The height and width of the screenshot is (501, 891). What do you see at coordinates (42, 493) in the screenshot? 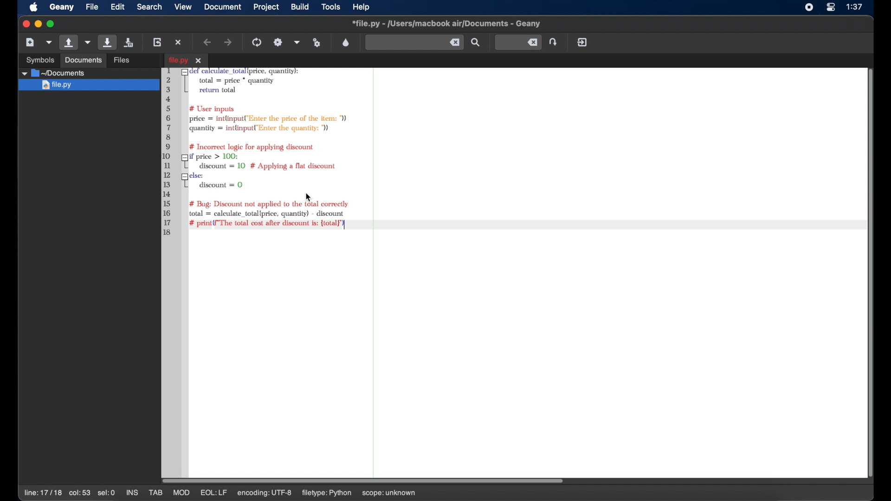
I see `line 17/17` at bounding box center [42, 493].